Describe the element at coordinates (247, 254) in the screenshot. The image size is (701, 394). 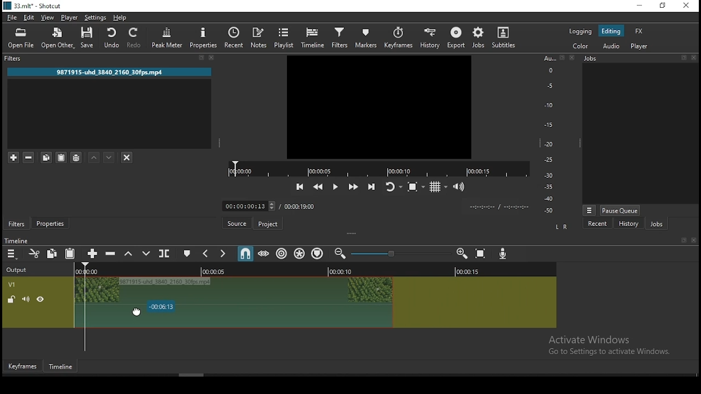
I see `snap` at that location.